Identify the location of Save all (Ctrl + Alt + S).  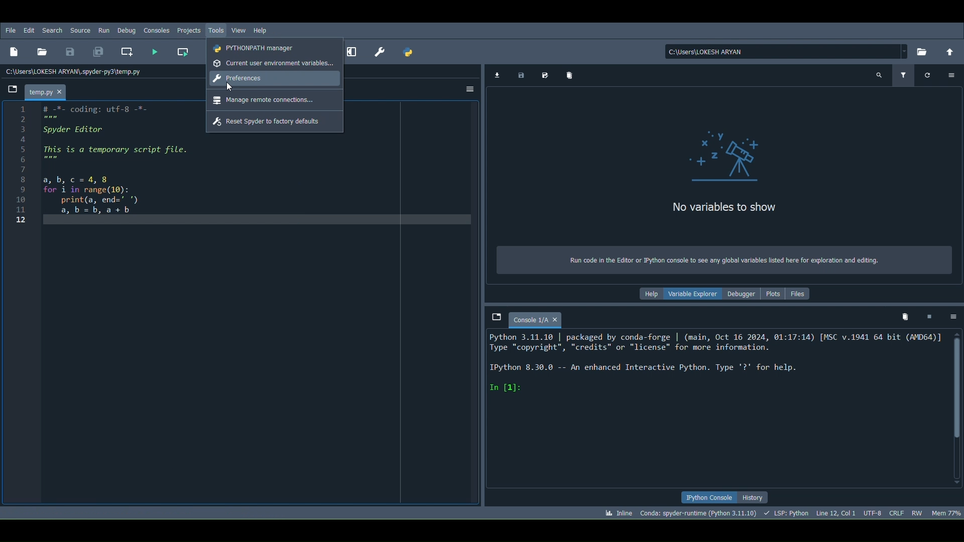
(97, 50).